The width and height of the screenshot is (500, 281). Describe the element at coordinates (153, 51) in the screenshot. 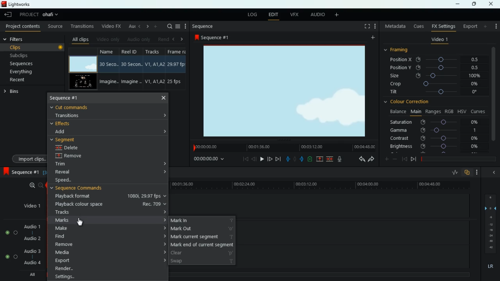

I see `tracks` at that location.